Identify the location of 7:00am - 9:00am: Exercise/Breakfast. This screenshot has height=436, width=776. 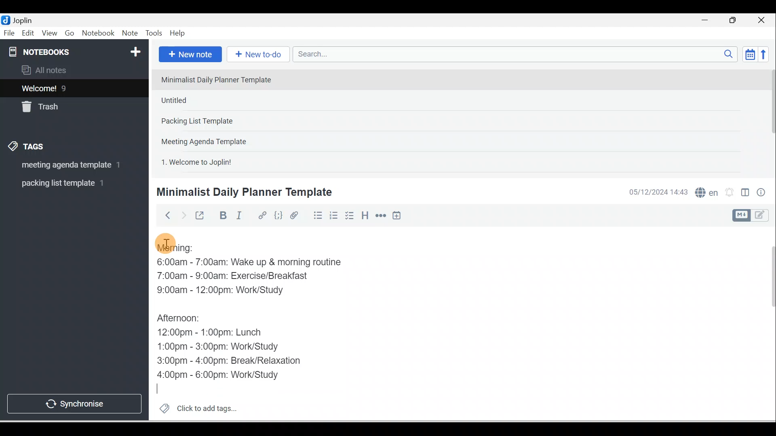
(242, 277).